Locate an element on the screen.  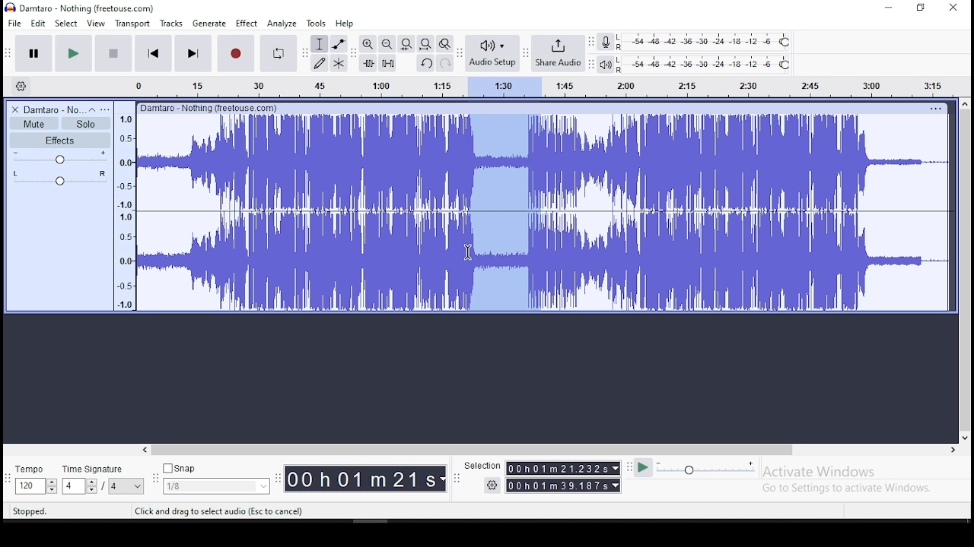
view is located at coordinates (96, 24).